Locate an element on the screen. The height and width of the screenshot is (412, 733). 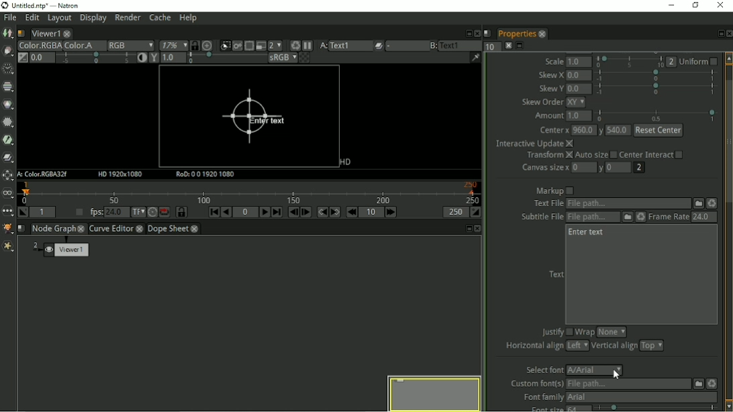
Skew Y is located at coordinates (550, 89).